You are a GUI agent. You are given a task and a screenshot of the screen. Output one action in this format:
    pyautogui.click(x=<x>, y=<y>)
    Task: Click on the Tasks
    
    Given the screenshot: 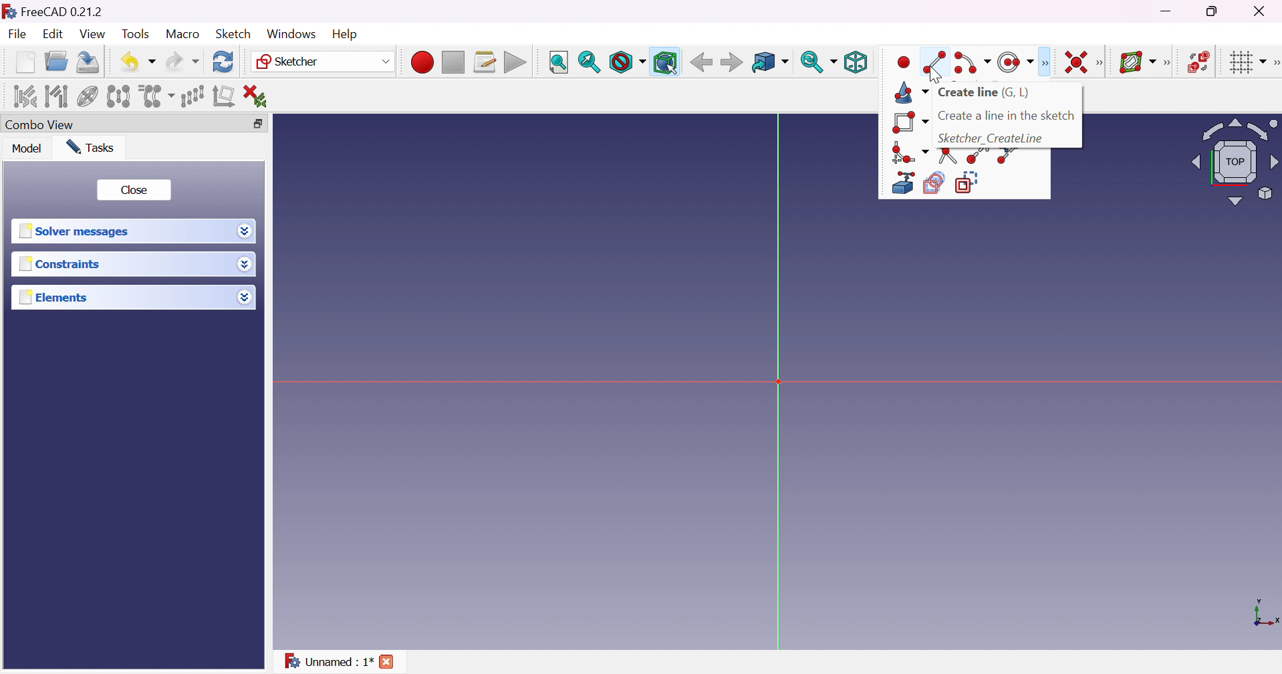 What is the action you would take?
    pyautogui.click(x=95, y=147)
    